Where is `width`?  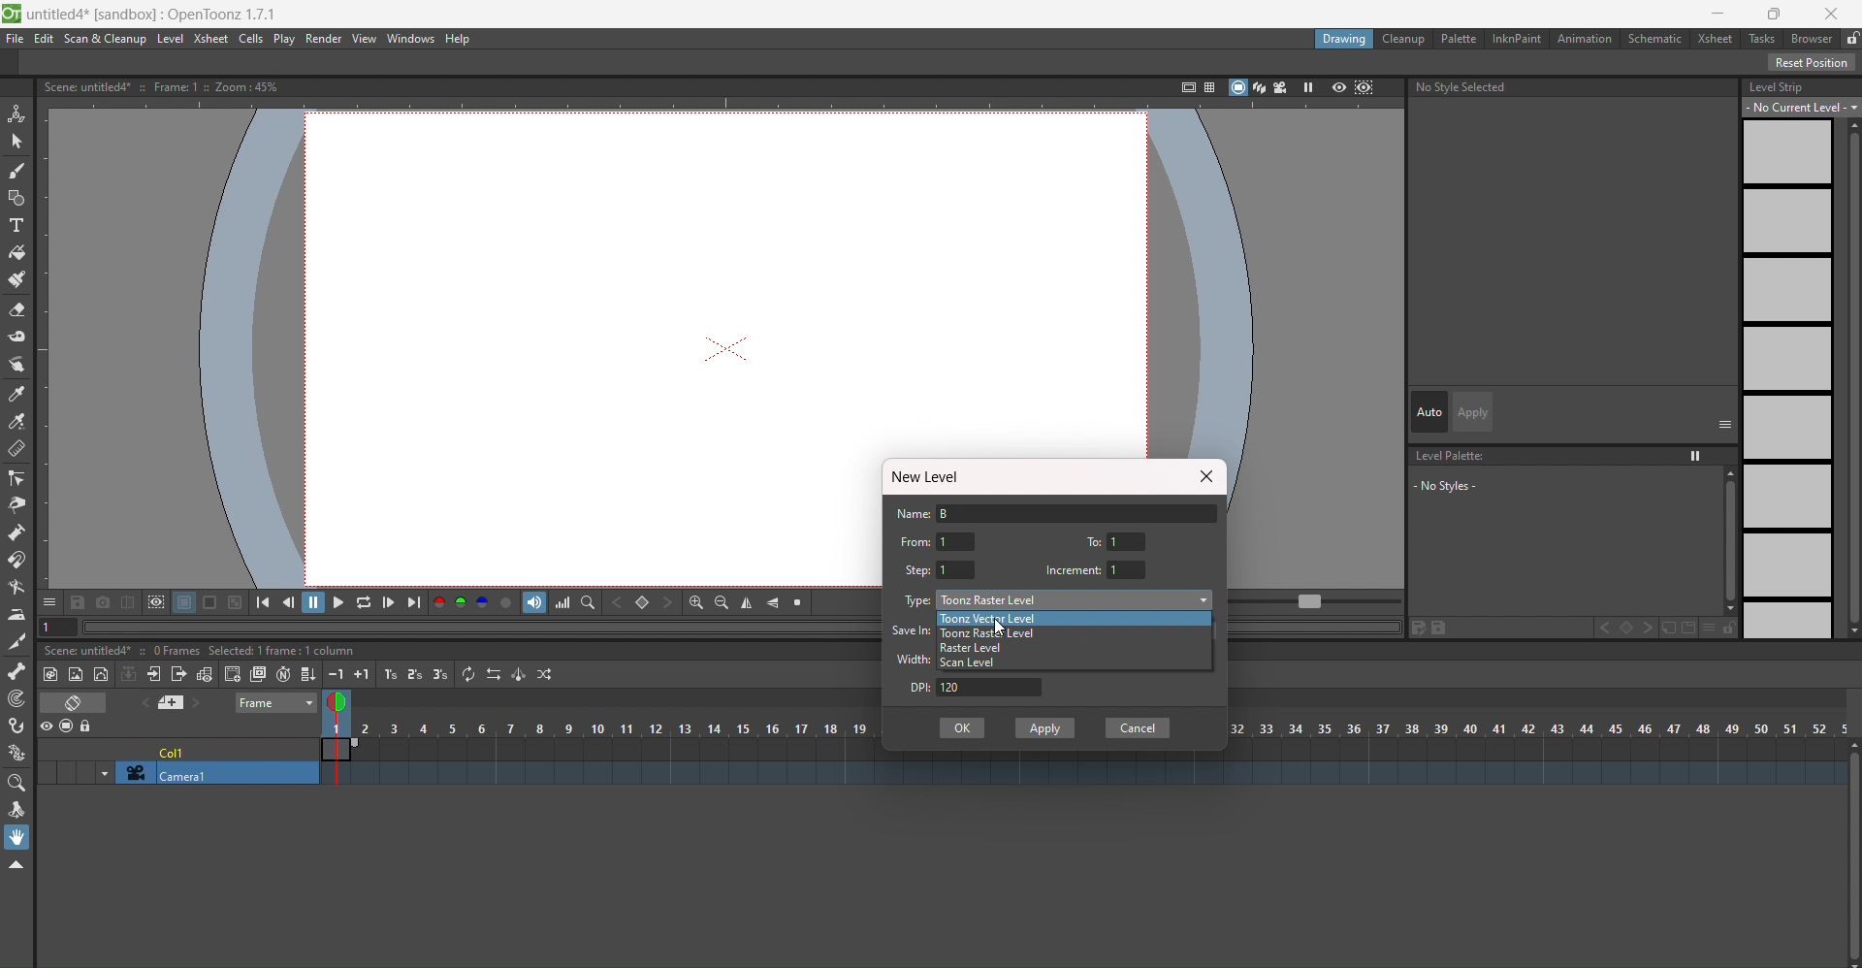 width is located at coordinates (915, 659).